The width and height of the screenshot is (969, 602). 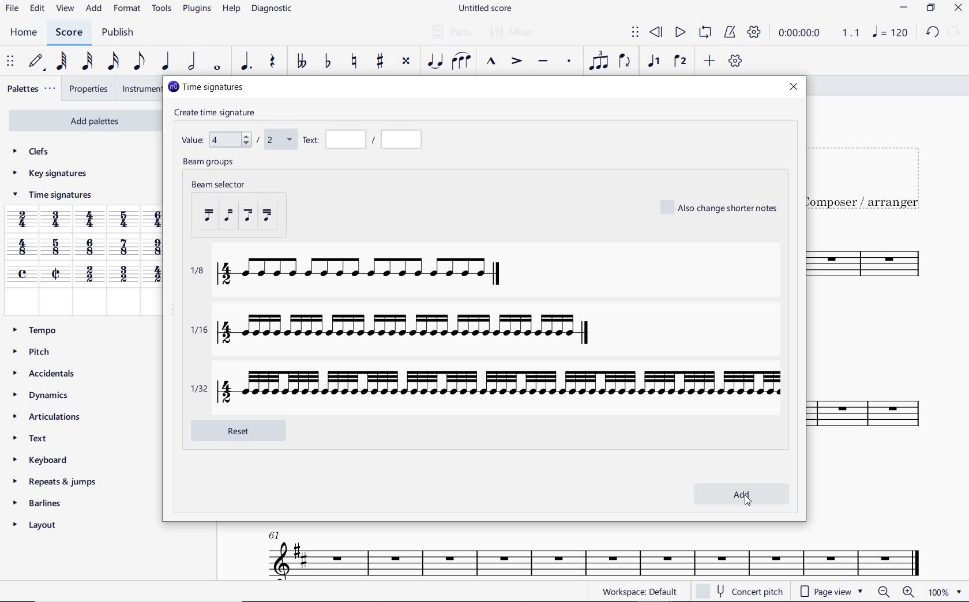 What do you see at coordinates (126, 219) in the screenshot?
I see `5/4` at bounding box center [126, 219].